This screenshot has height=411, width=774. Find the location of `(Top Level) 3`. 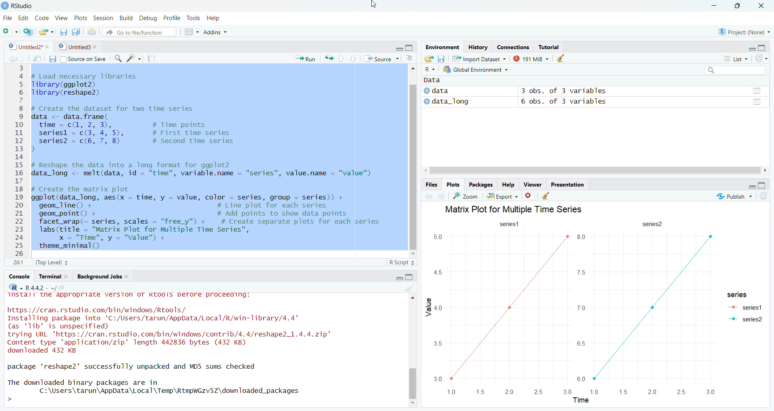

(Top Level) 3 is located at coordinates (52, 263).